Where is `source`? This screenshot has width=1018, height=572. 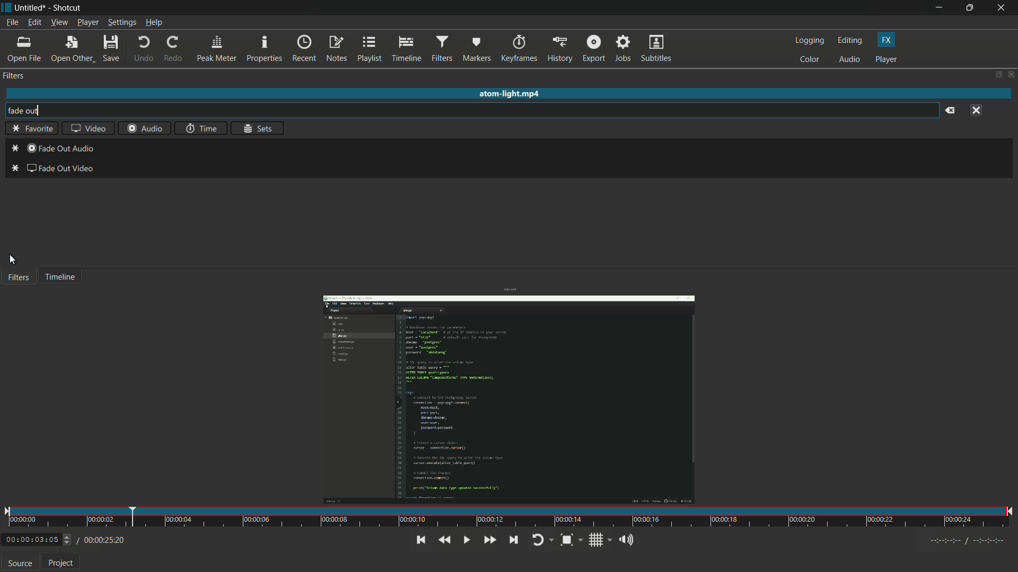 source is located at coordinates (20, 564).